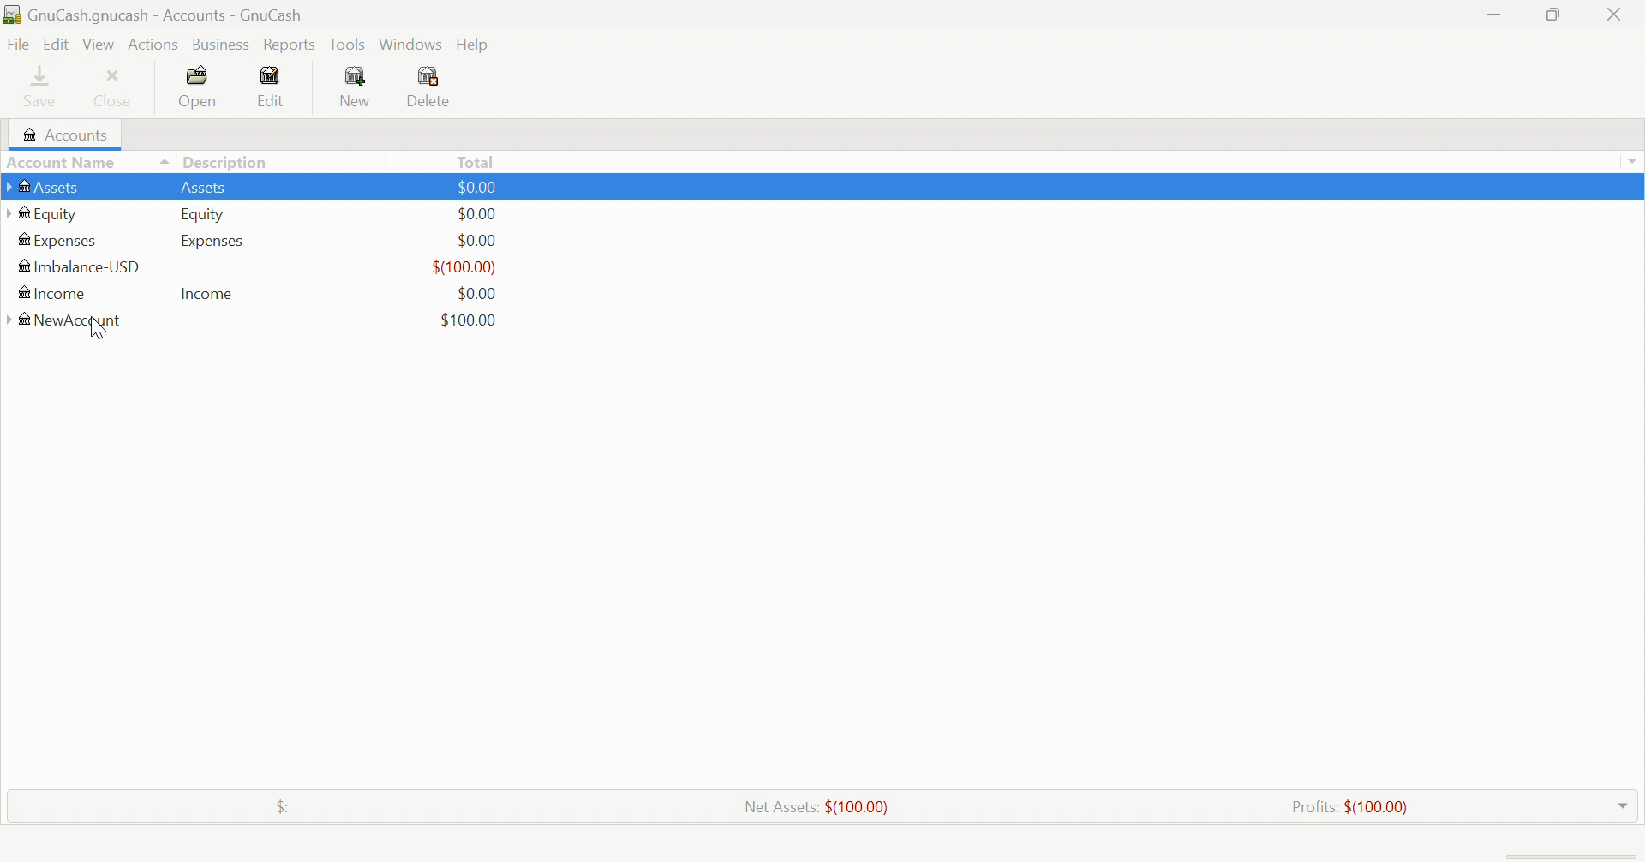  I want to click on Income, so click(54, 292).